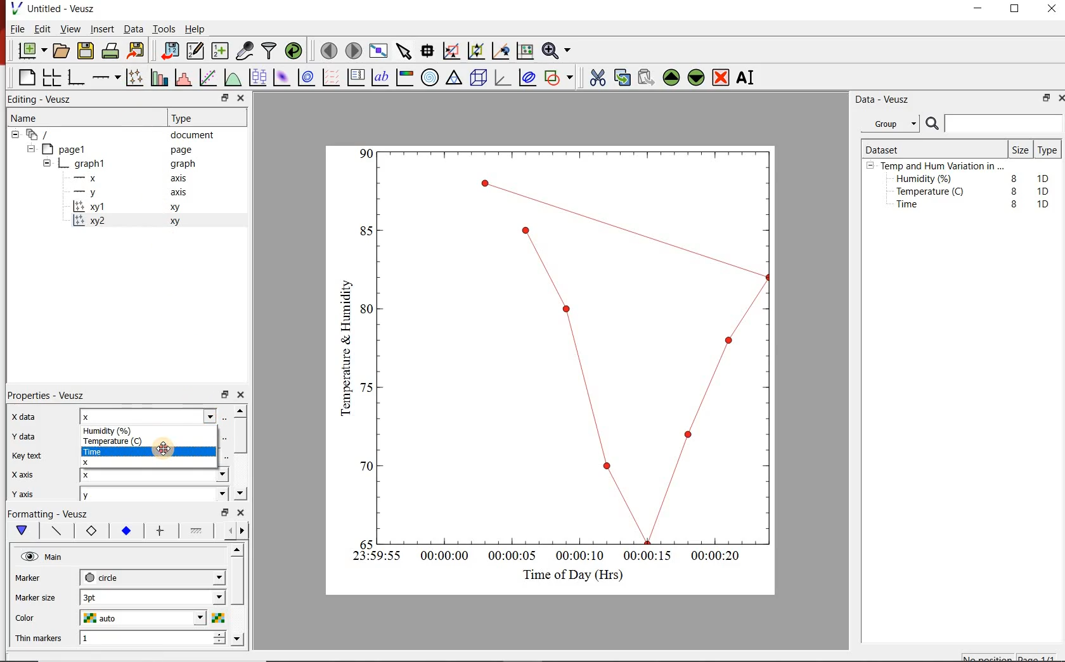 The width and height of the screenshot is (1065, 662). Describe the element at coordinates (245, 395) in the screenshot. I see `close` at that location.